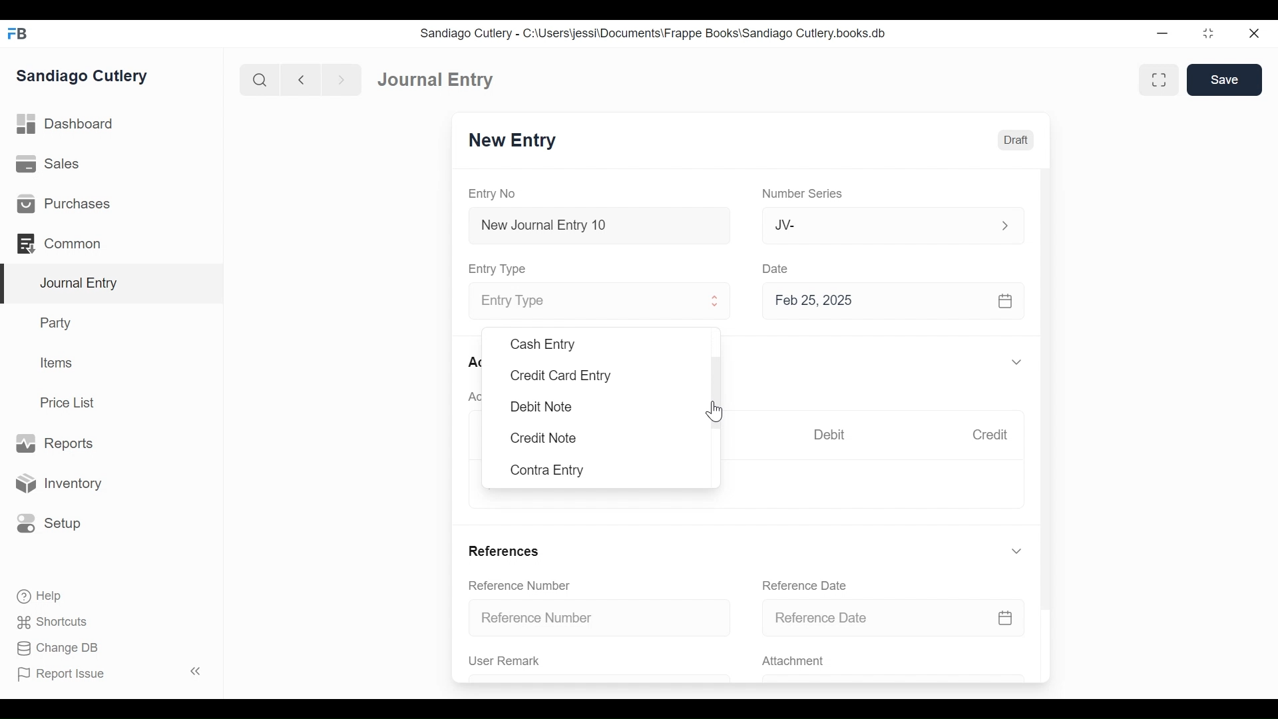 This screenshot has height=719, width=1278. Describe the element at coordinates (1253, 34) in the screenshot. I see `Close` at that location.